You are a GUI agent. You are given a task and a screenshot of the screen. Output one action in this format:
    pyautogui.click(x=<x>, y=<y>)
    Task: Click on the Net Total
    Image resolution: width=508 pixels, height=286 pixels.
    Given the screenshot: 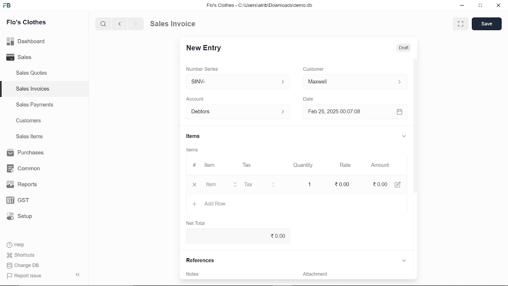 What is the action you would take?
    pyautogui.click(x=198, y=223)
    